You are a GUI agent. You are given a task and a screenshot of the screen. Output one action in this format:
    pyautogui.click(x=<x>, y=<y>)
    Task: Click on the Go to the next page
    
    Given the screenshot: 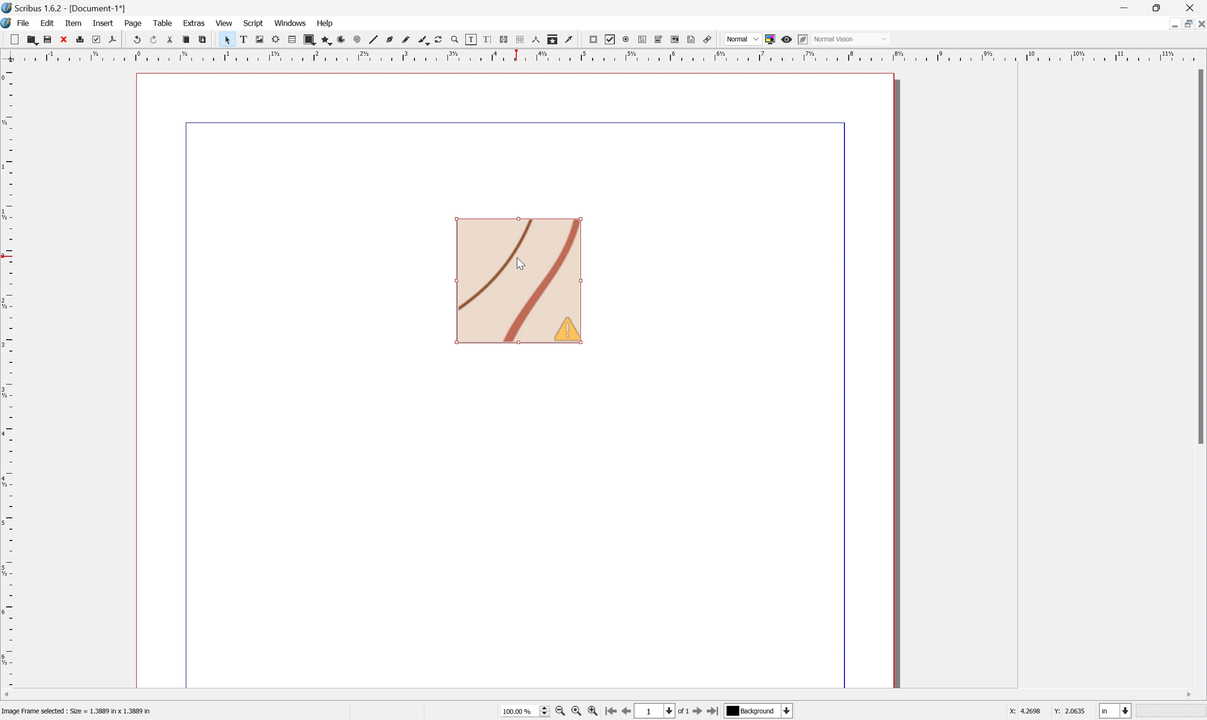 What is the action you would take?
    pyautogui.click(x=698, y=713)
    